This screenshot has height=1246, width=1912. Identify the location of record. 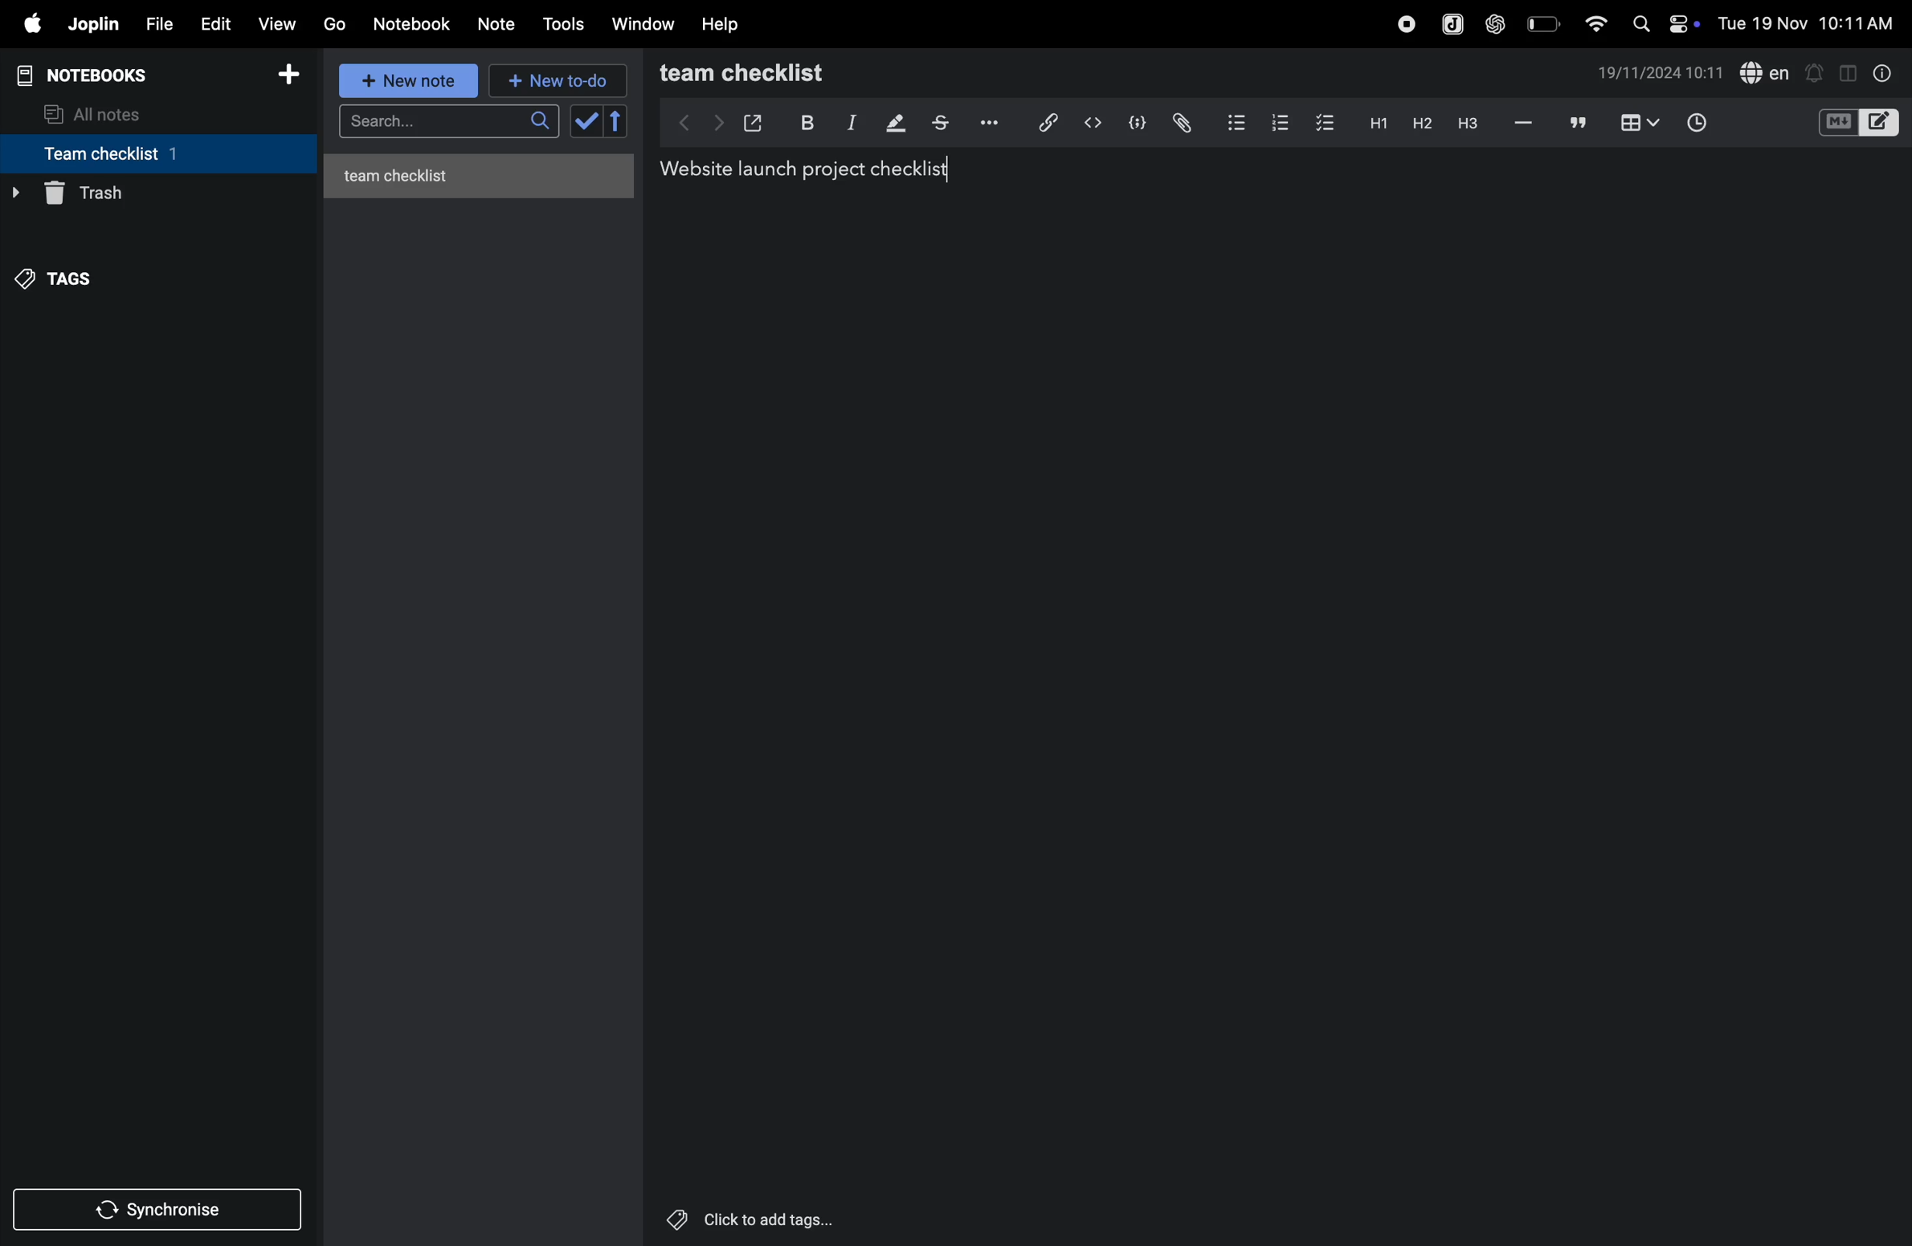
(1401, 23).